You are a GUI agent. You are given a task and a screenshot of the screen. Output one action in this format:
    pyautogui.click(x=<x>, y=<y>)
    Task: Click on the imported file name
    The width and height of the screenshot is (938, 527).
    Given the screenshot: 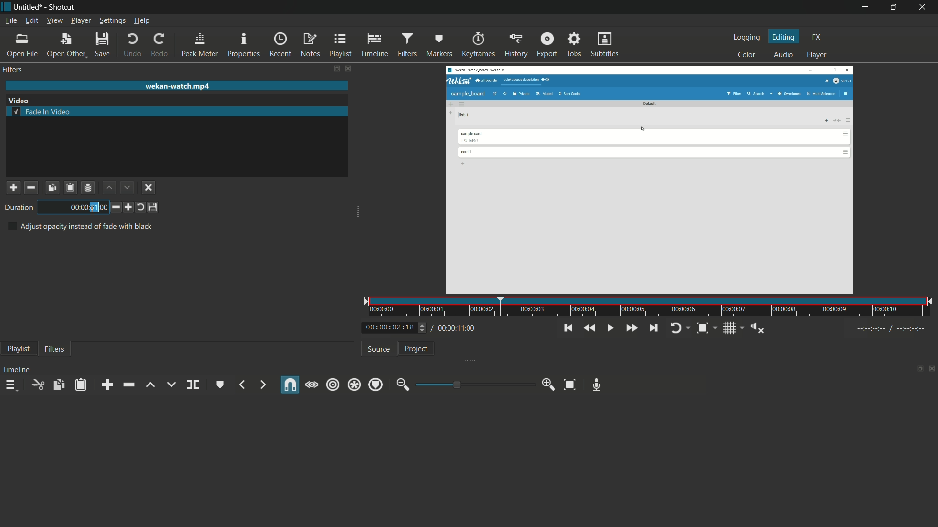 What is the action you would take?
    pyautogui.click(x=177, y=86)
    